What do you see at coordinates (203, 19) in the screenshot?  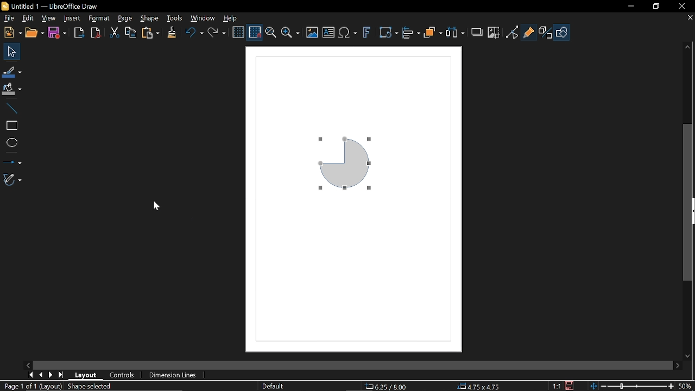 I see `Window` at bounding box center [203, 19].